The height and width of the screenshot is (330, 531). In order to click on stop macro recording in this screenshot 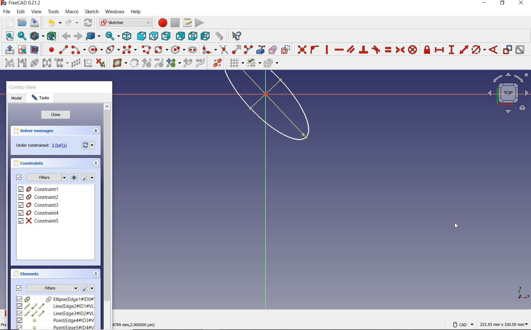, I will do `click(175, 22)`.